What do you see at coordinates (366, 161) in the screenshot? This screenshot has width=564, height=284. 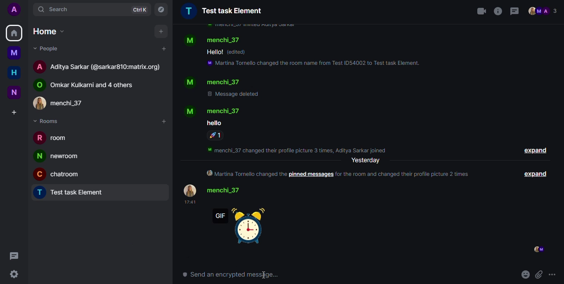 I see `yesterday` at bounding box center [366, 161].